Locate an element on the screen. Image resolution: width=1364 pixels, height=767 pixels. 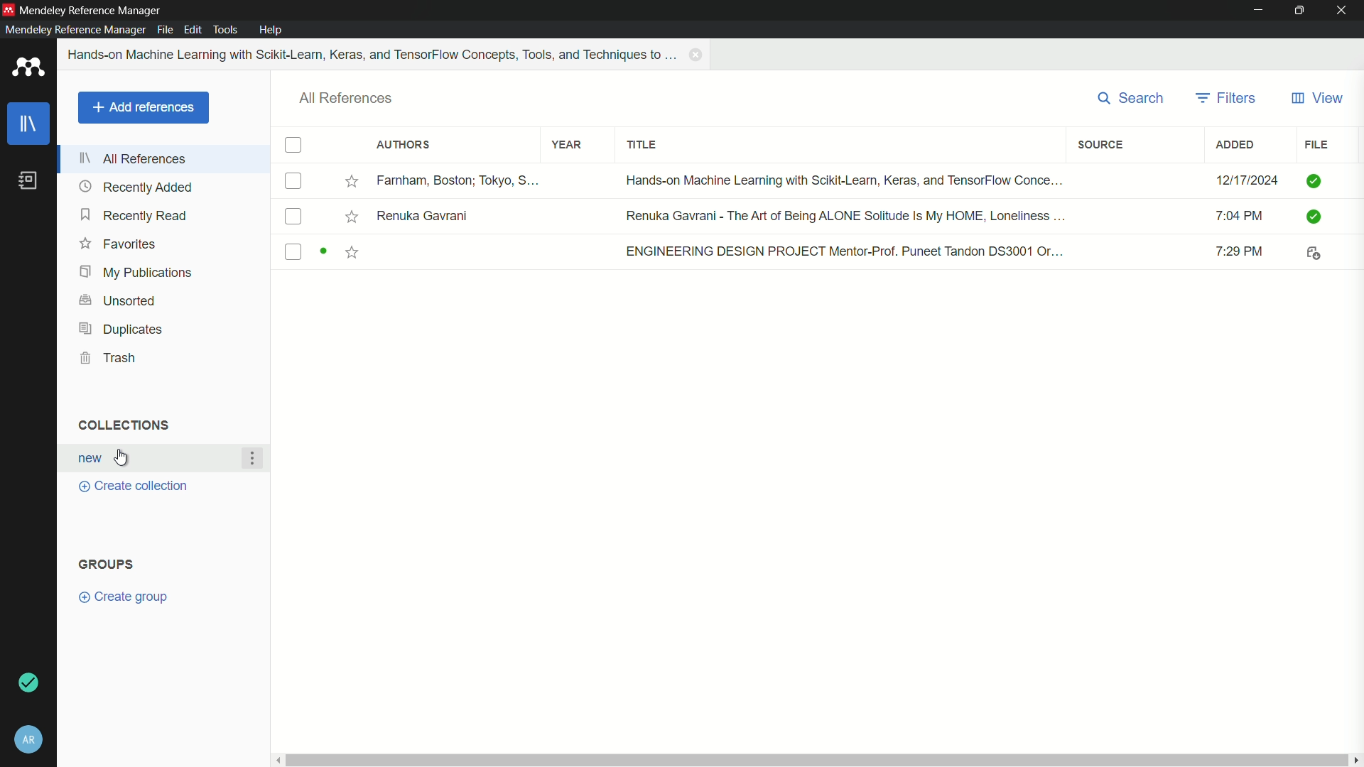
trash is located at coordinates (109, 359).